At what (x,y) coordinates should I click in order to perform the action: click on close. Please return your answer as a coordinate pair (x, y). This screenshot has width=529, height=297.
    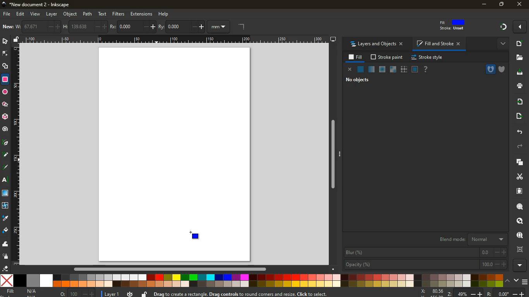
    Looking at the image, I should click on (350, 70).